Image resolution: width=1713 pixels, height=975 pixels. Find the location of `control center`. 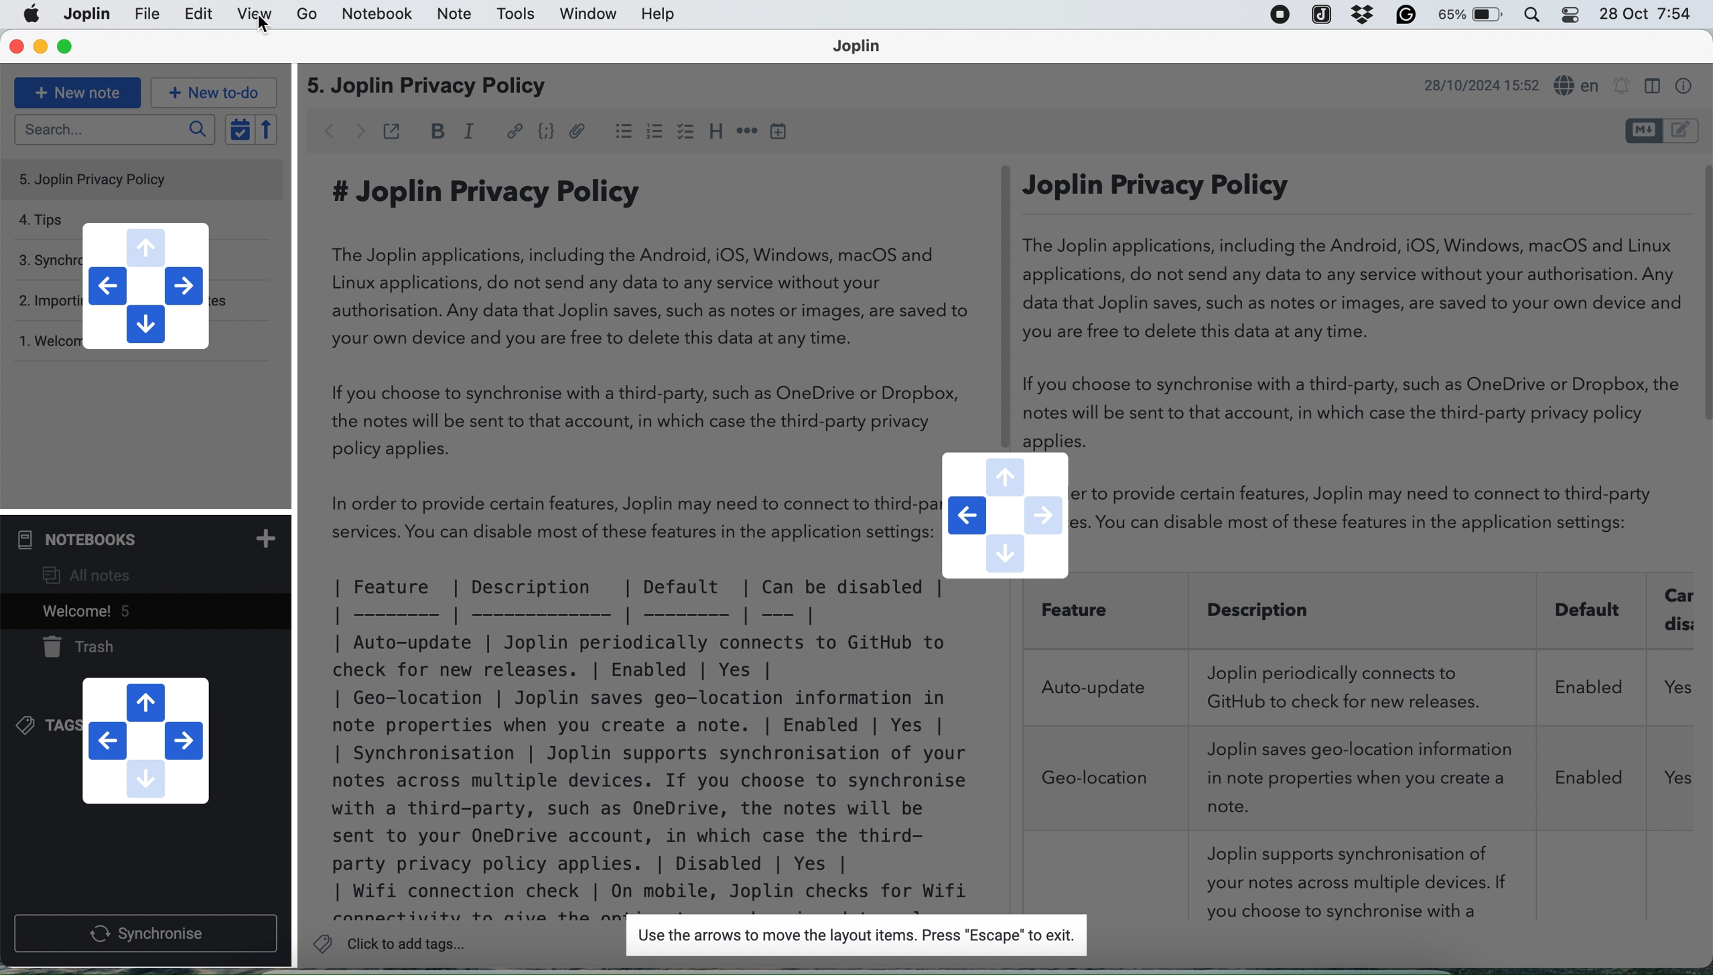

control center is located at coordinates (1538, 15).